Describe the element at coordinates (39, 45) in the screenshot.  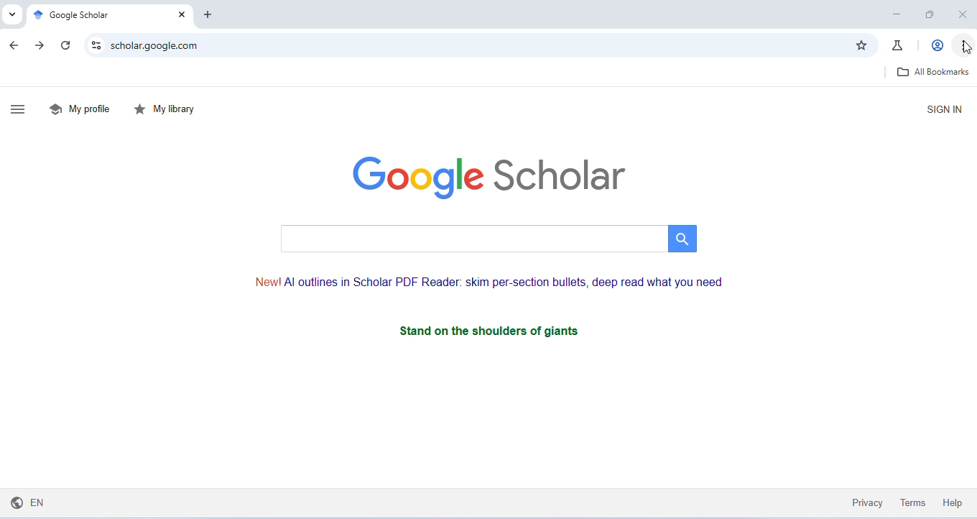
I see `go forward` at that location.